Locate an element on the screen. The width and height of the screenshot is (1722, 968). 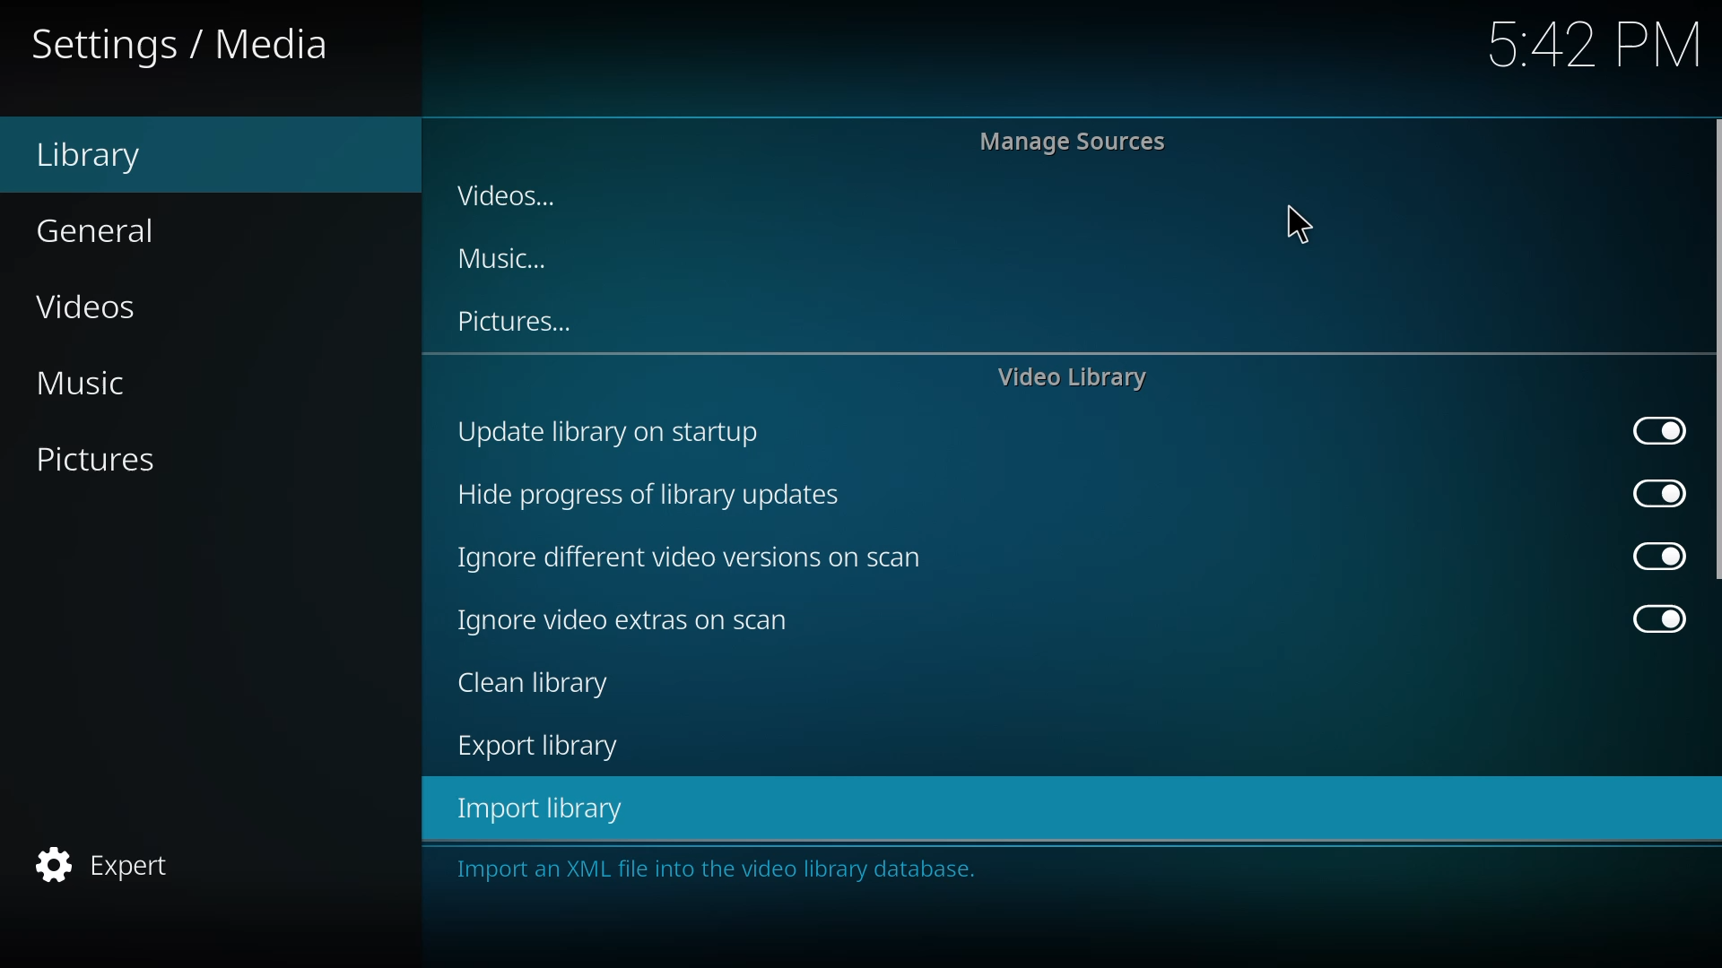
info is located at coordinates (724, 869).